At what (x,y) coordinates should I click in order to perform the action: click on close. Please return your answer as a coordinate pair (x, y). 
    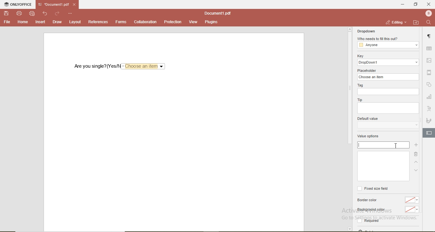
    Looking at the image, I should click on (429, 4).